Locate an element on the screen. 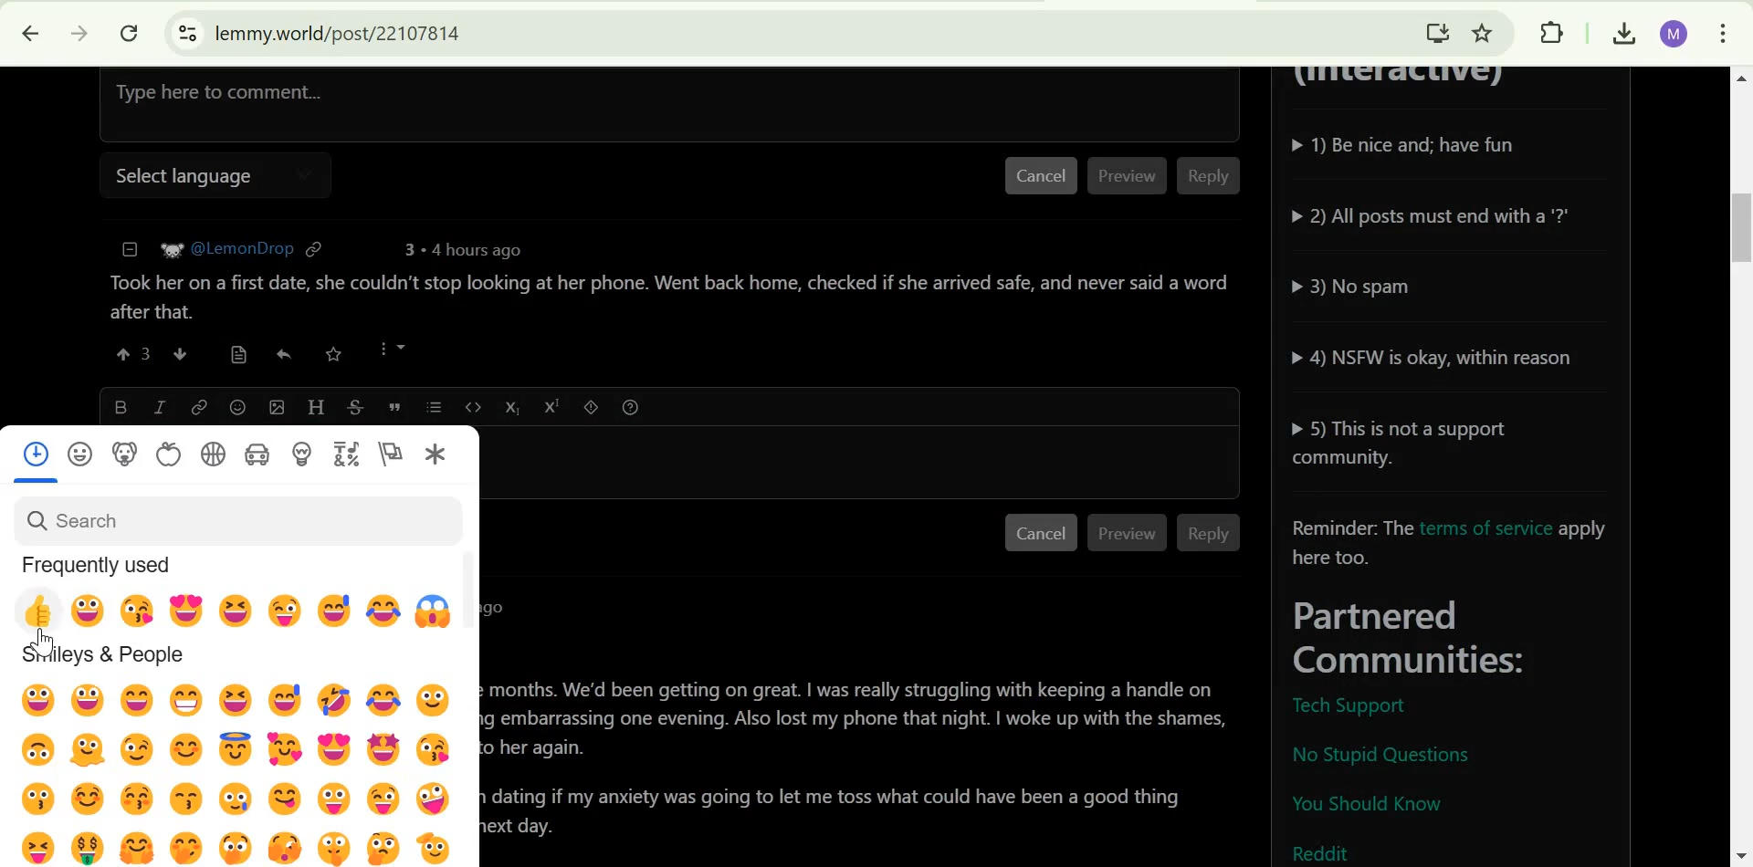 This screenshot has width=1753, height=867. Bookmark this tab is located at coordinates (1484, 30).